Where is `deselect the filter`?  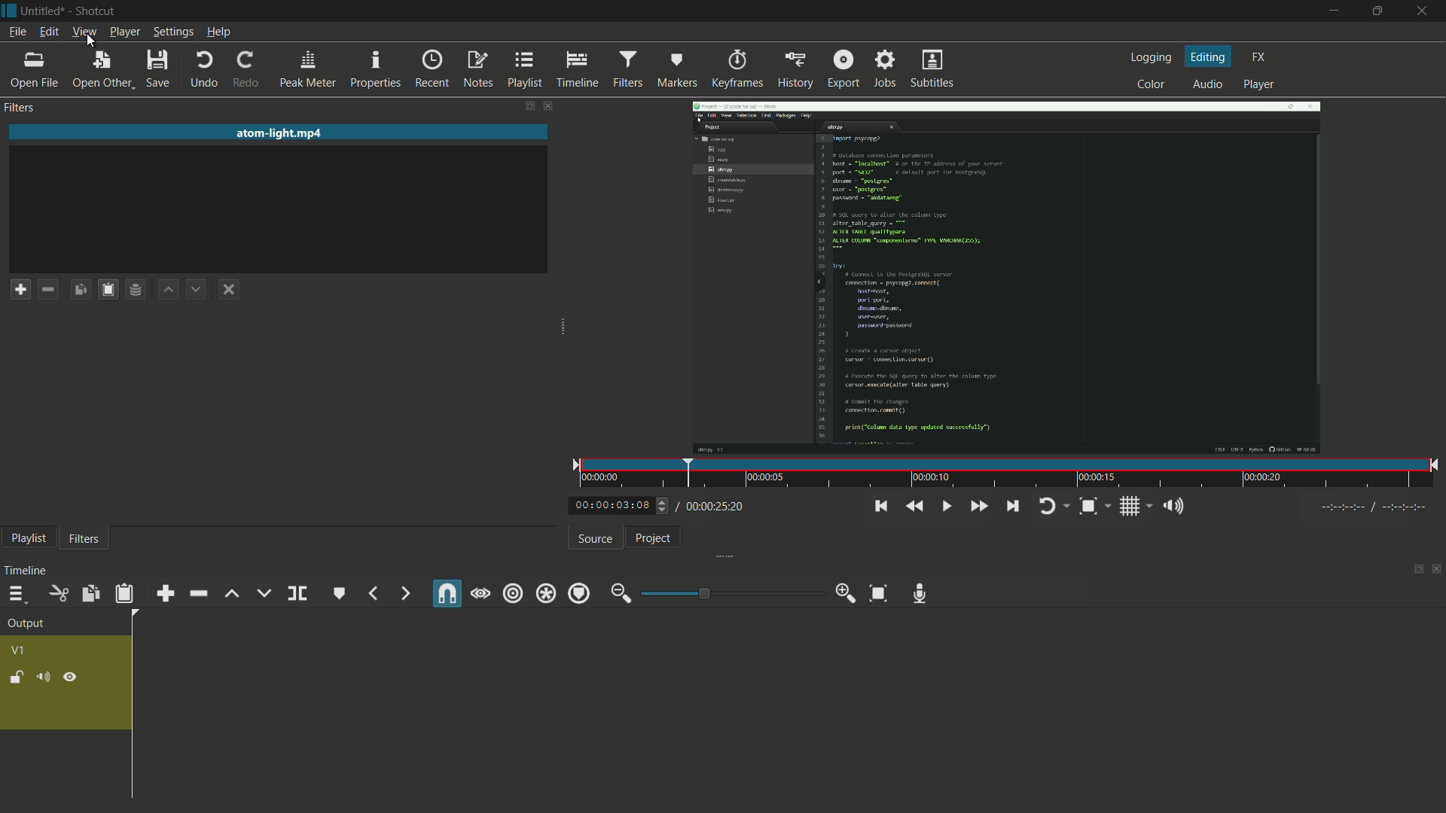
deselect the filter is located at coordinates (229, 291).